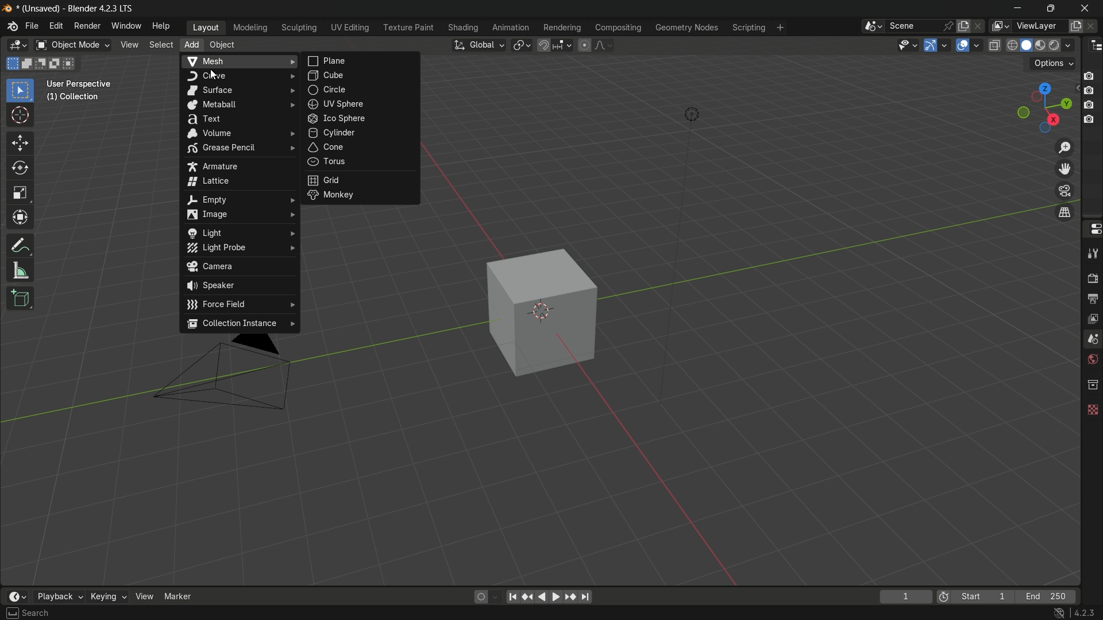  I want to click on keying, so click(107, 594).